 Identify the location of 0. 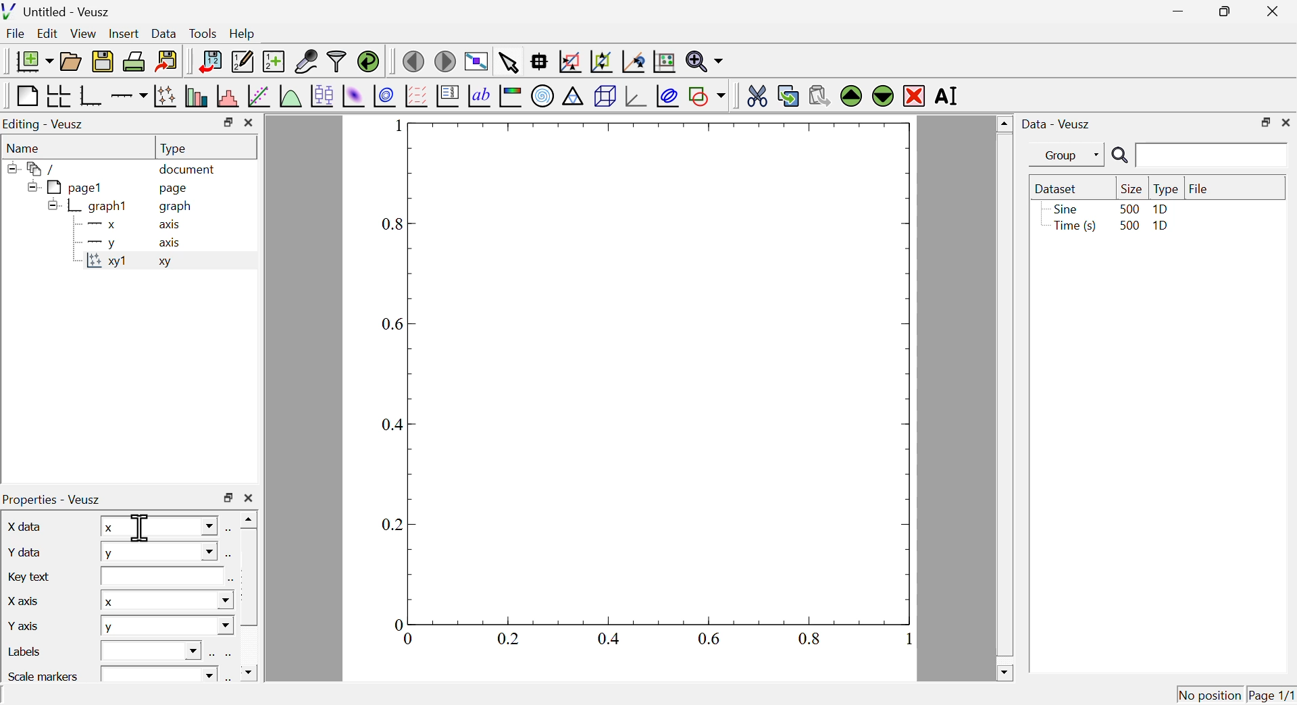
(398, 623).